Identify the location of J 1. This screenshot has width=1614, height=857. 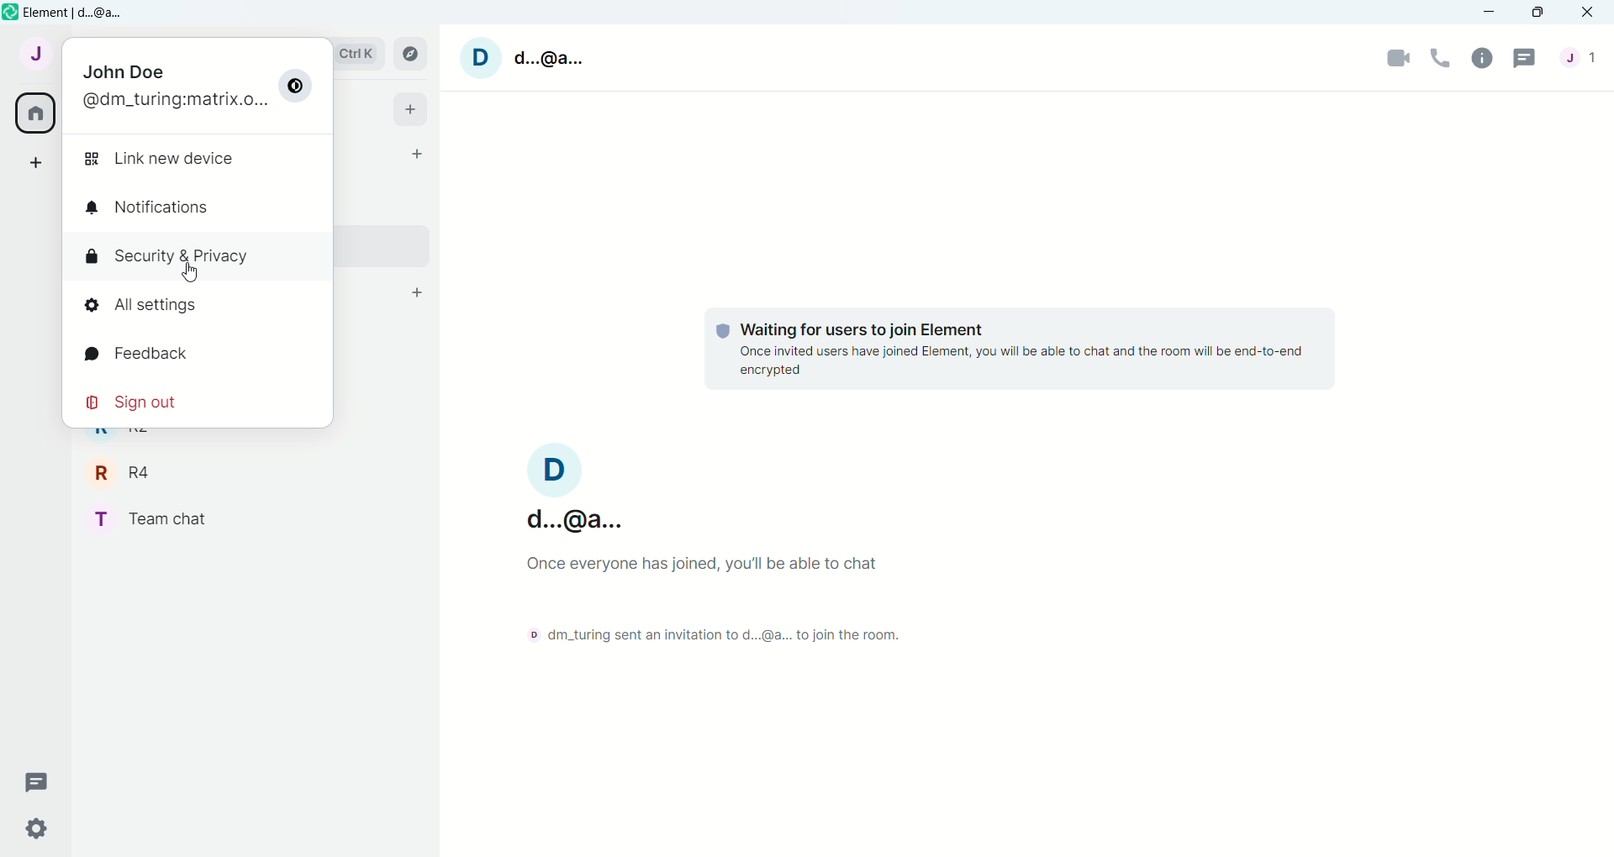
(1579, 56).